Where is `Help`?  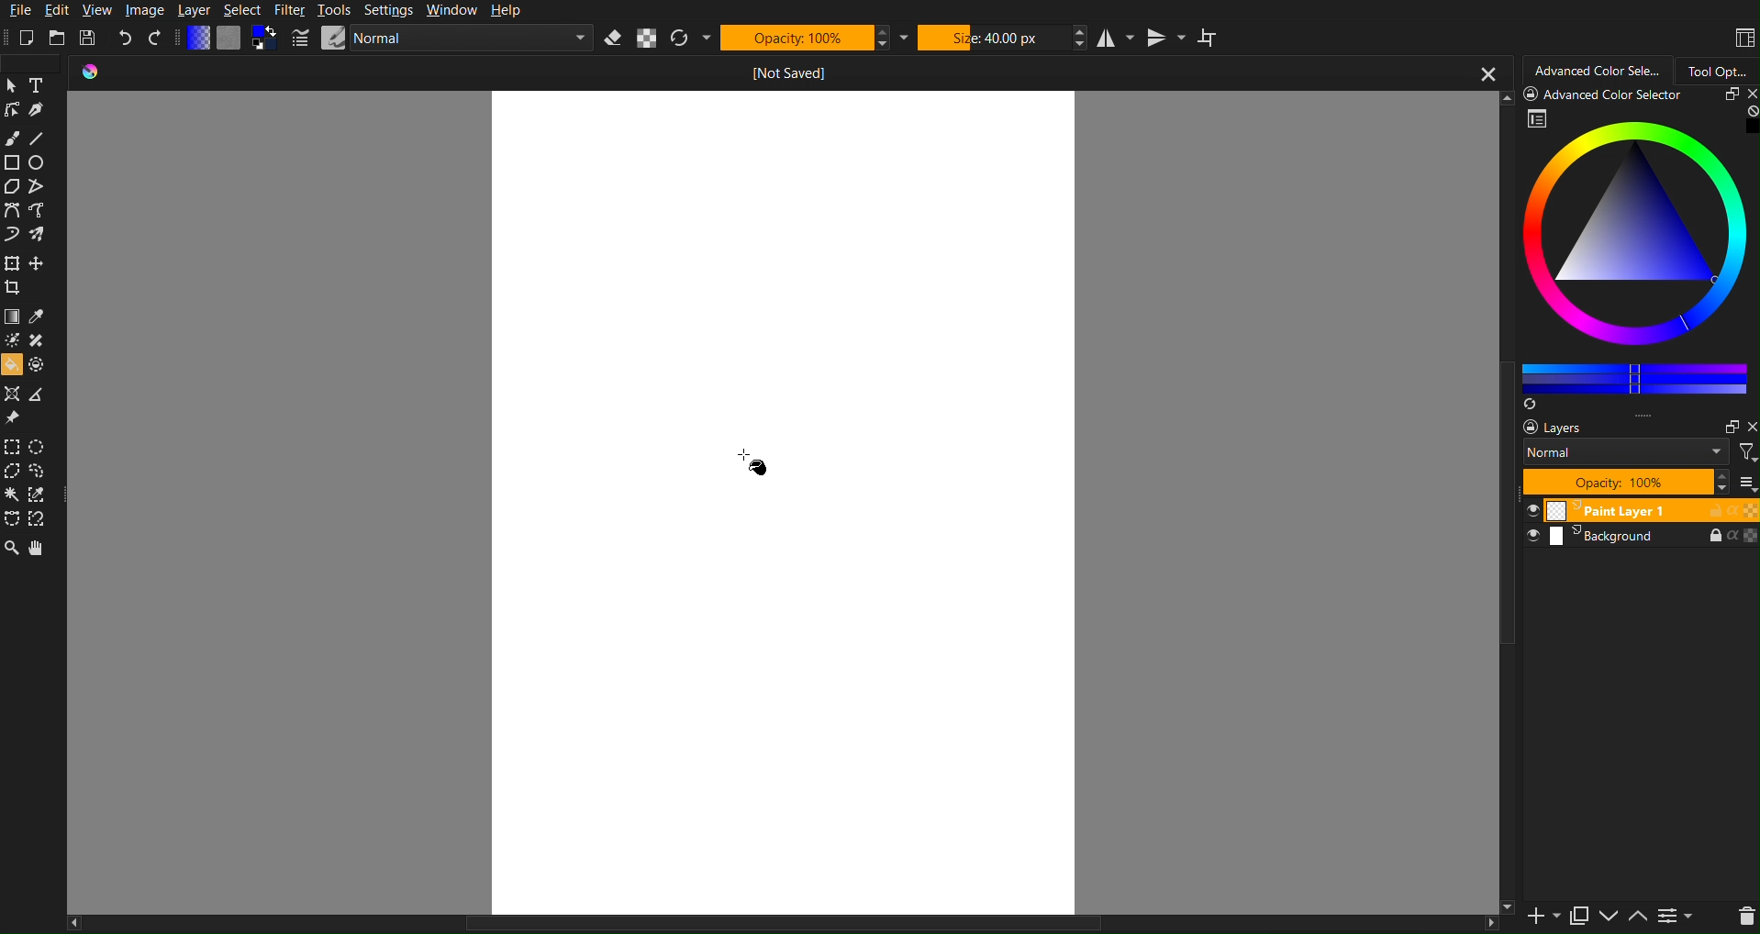
Help is located at coordinates (505, 11).